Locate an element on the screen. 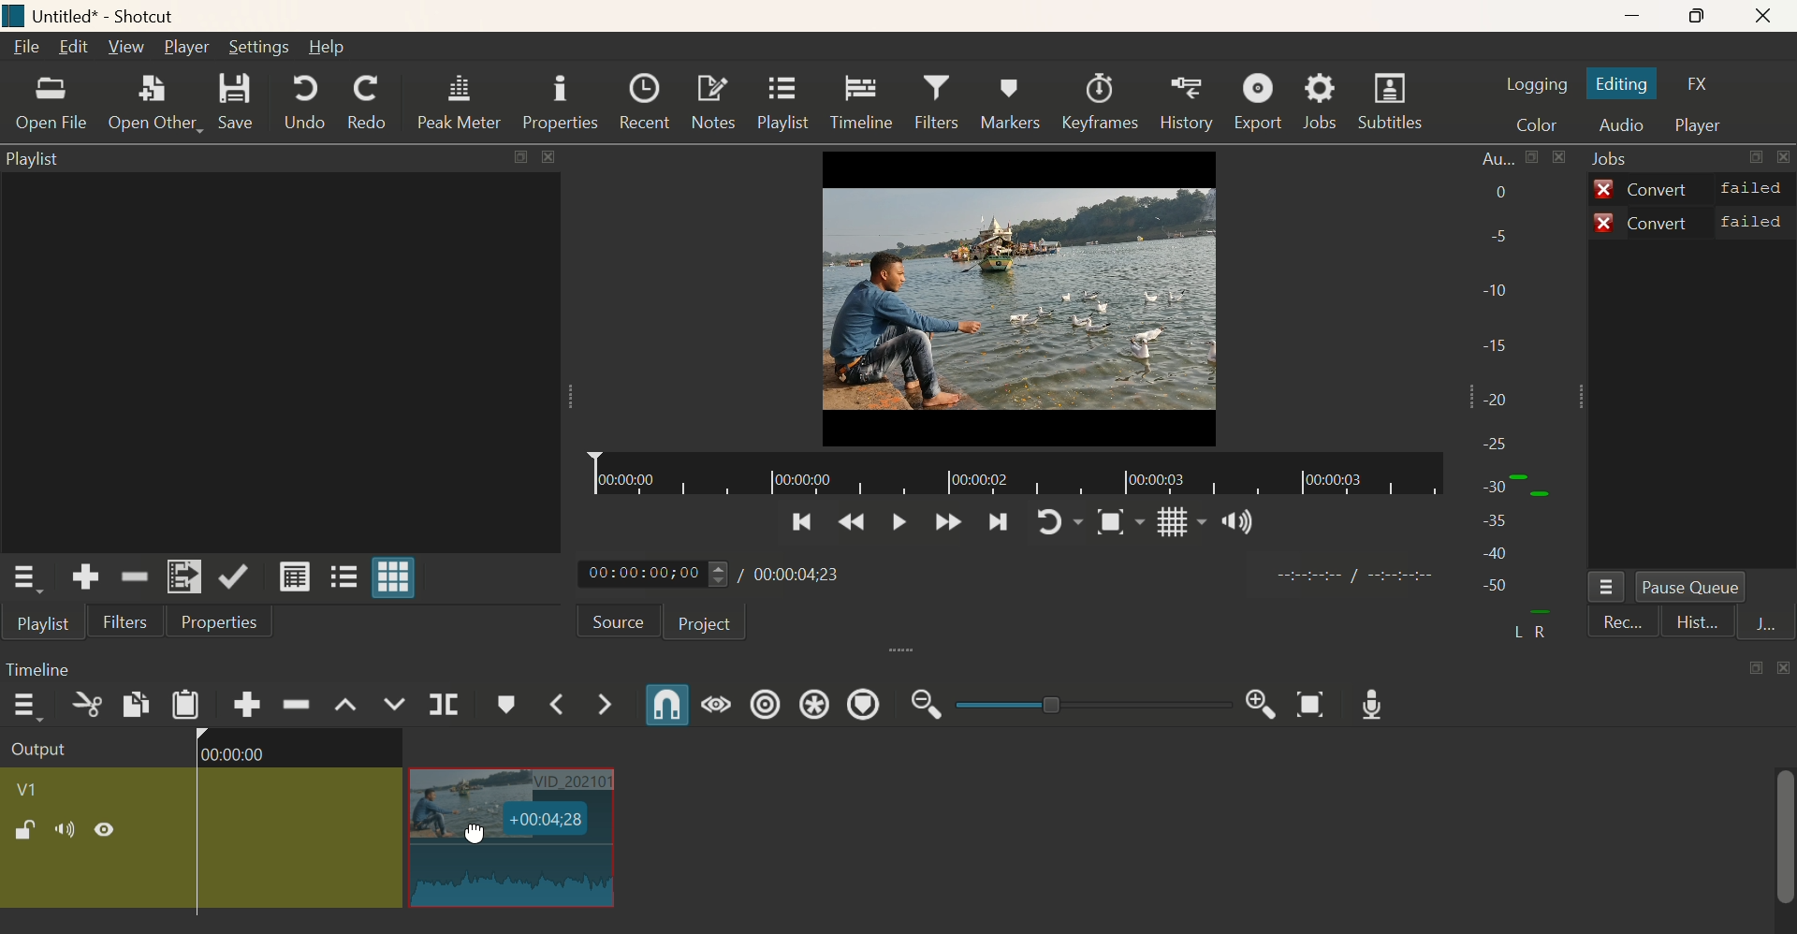 This screenshot has height=934, width=1797. Sound is located at coordinates (1235, 521).